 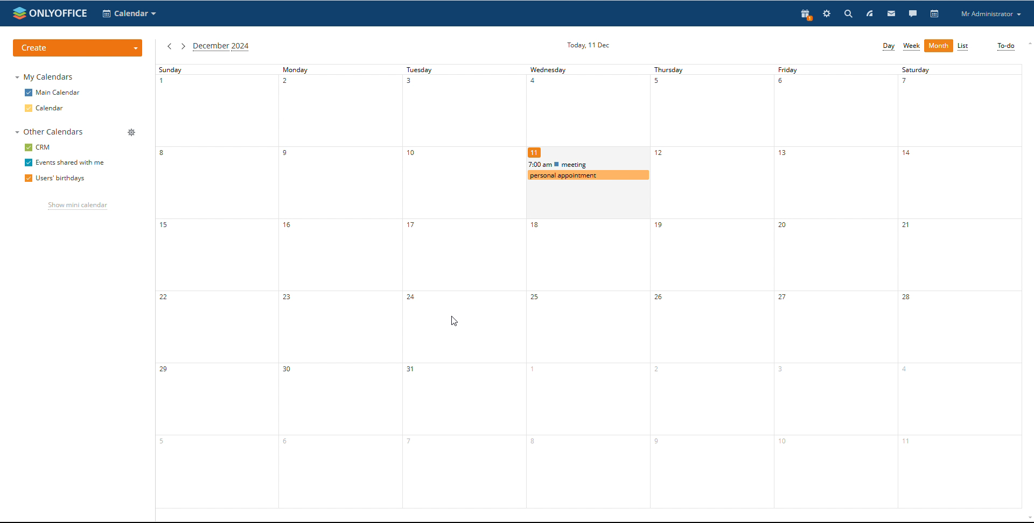 I want to click on settings, so click(x=827, y=14).